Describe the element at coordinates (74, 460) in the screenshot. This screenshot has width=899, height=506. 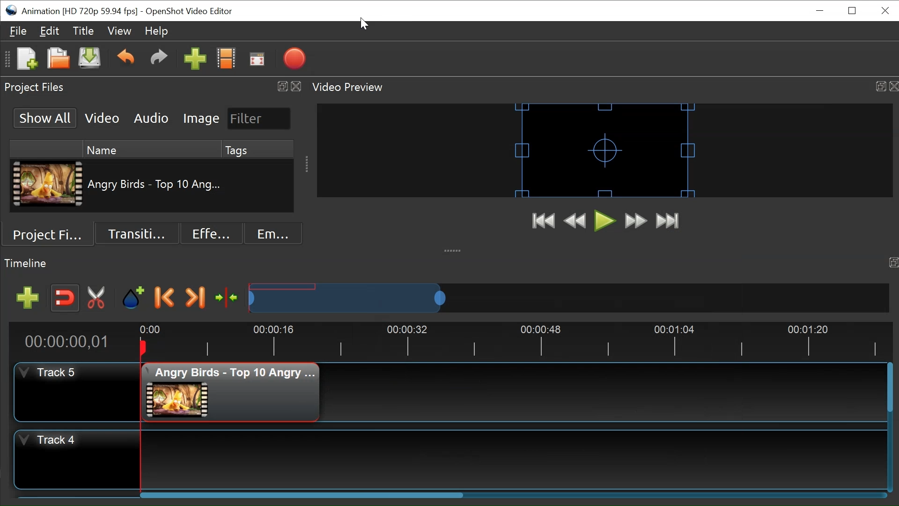
I see `Track Header` at that location.